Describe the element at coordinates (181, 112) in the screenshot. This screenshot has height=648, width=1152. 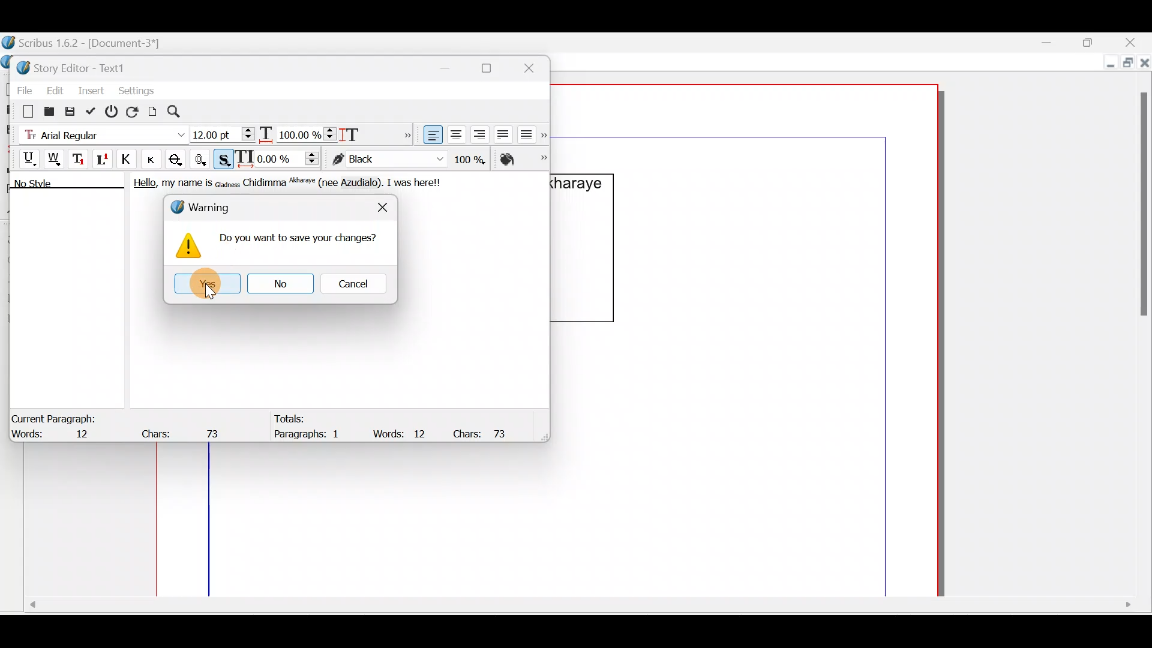
I see `Search/replace` at that location.